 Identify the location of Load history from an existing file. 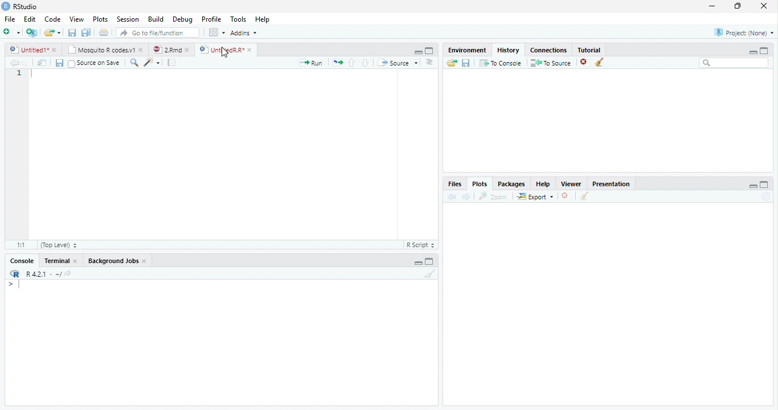
(451, 63).